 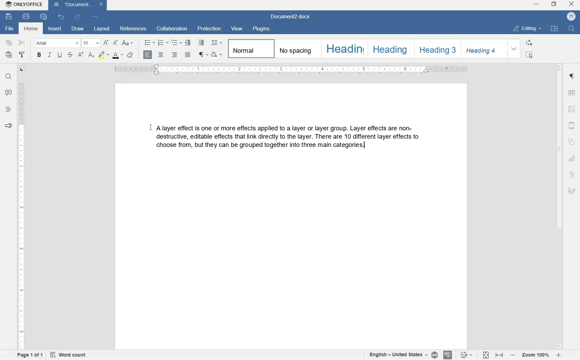 What do you see at coordinates (91, 43) in the screenshot?
I see `font size` at bounding box center [91, 43].